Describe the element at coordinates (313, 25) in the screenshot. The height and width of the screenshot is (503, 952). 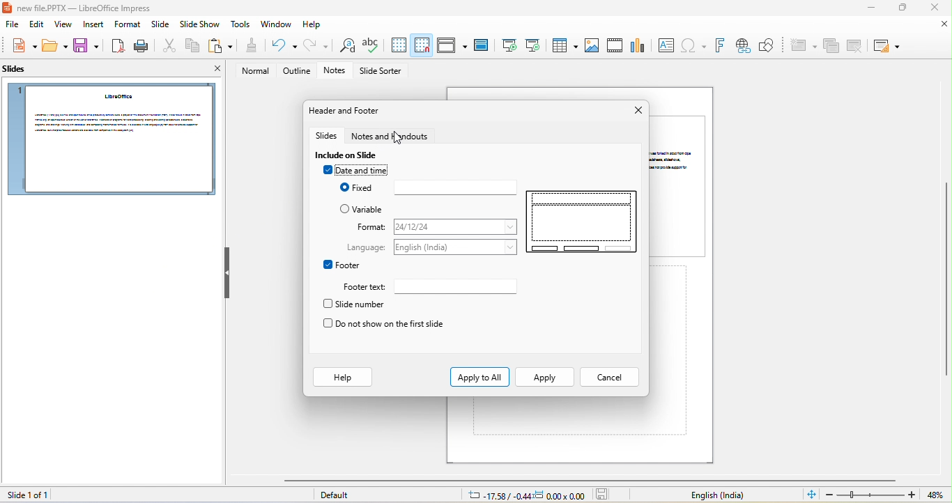
I see `help` at that location.